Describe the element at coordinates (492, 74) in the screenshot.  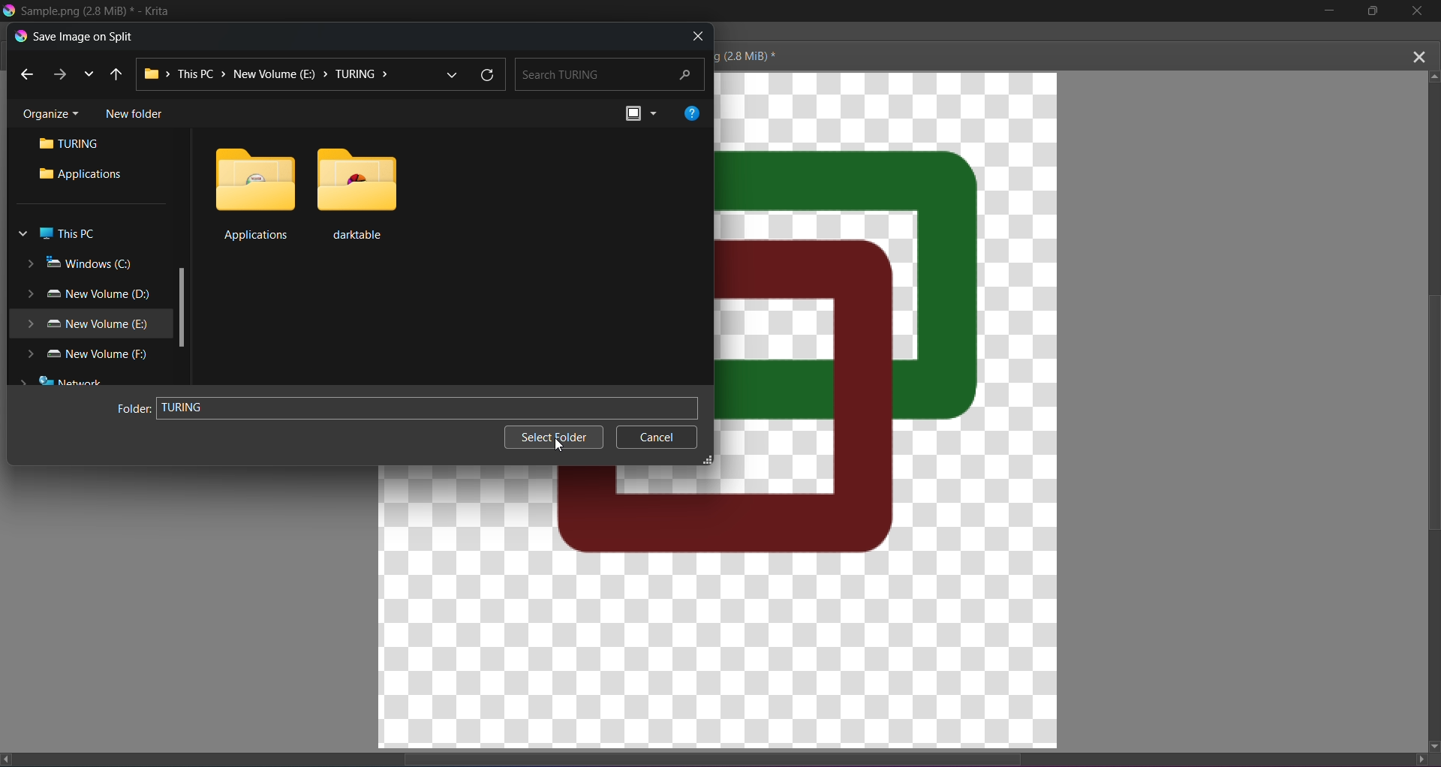
I see `Refresh` at that location.